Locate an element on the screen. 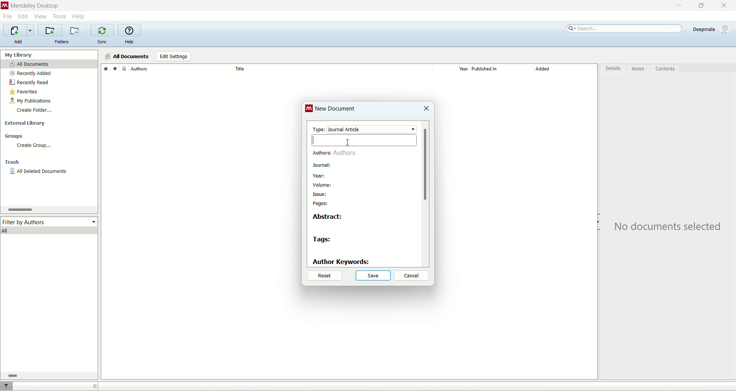 The image size is (736, 391). text is located at coordinates (670, 227).